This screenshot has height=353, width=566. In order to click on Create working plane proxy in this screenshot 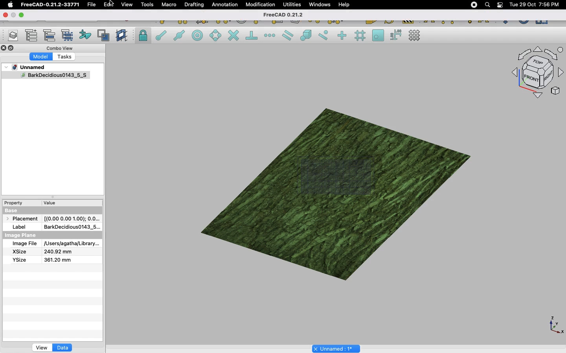, I will do `click(123, 36)`.